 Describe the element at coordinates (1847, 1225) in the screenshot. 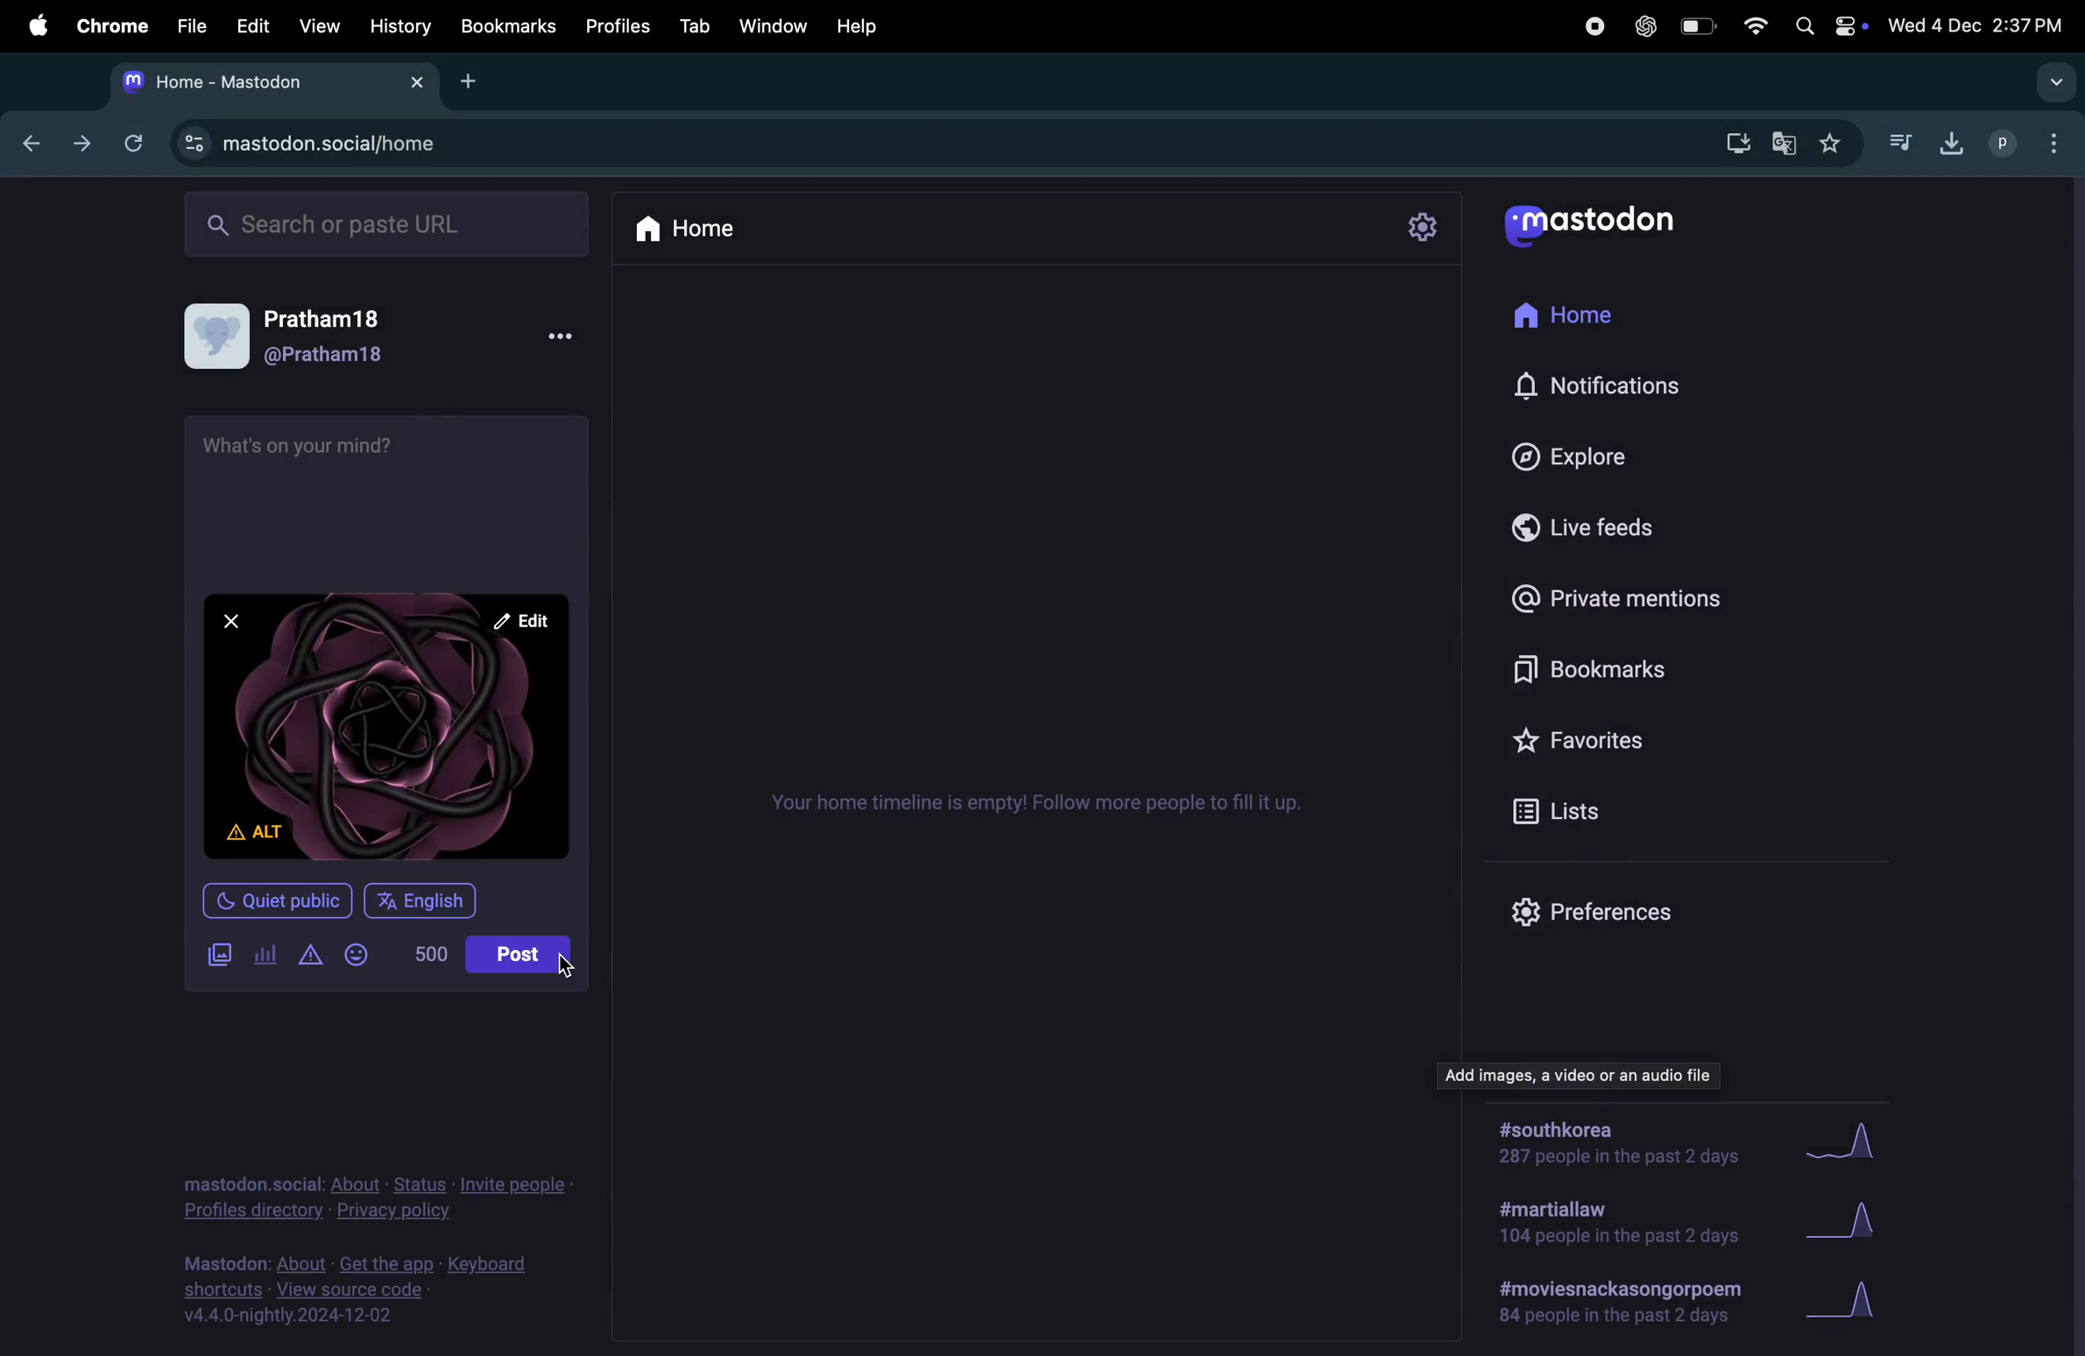

I see `Graph` at that location.